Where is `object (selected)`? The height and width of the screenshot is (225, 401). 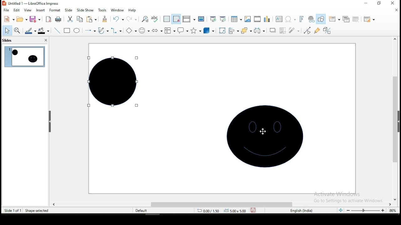
object (selected) is located at coordinates (112, 82).